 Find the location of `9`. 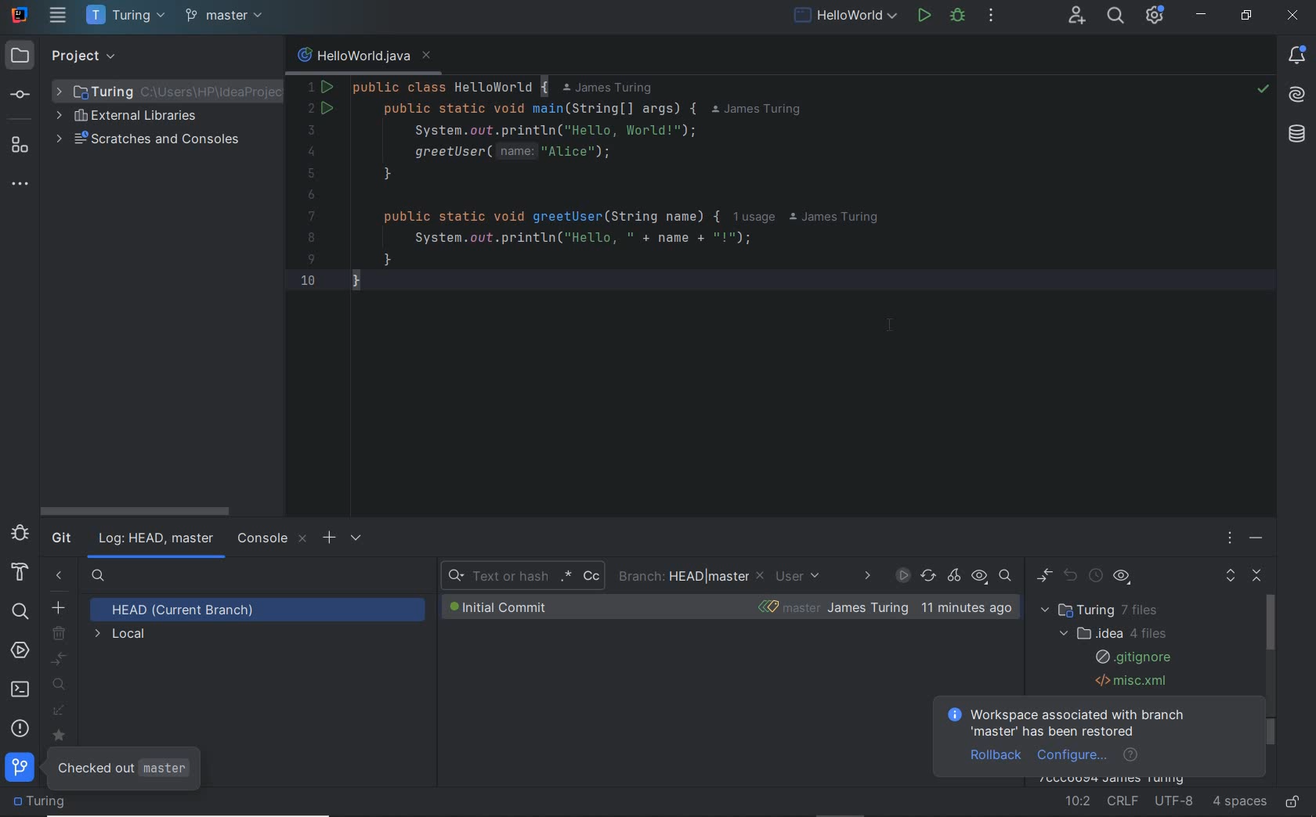

9 is located at coordinates (311, 259).